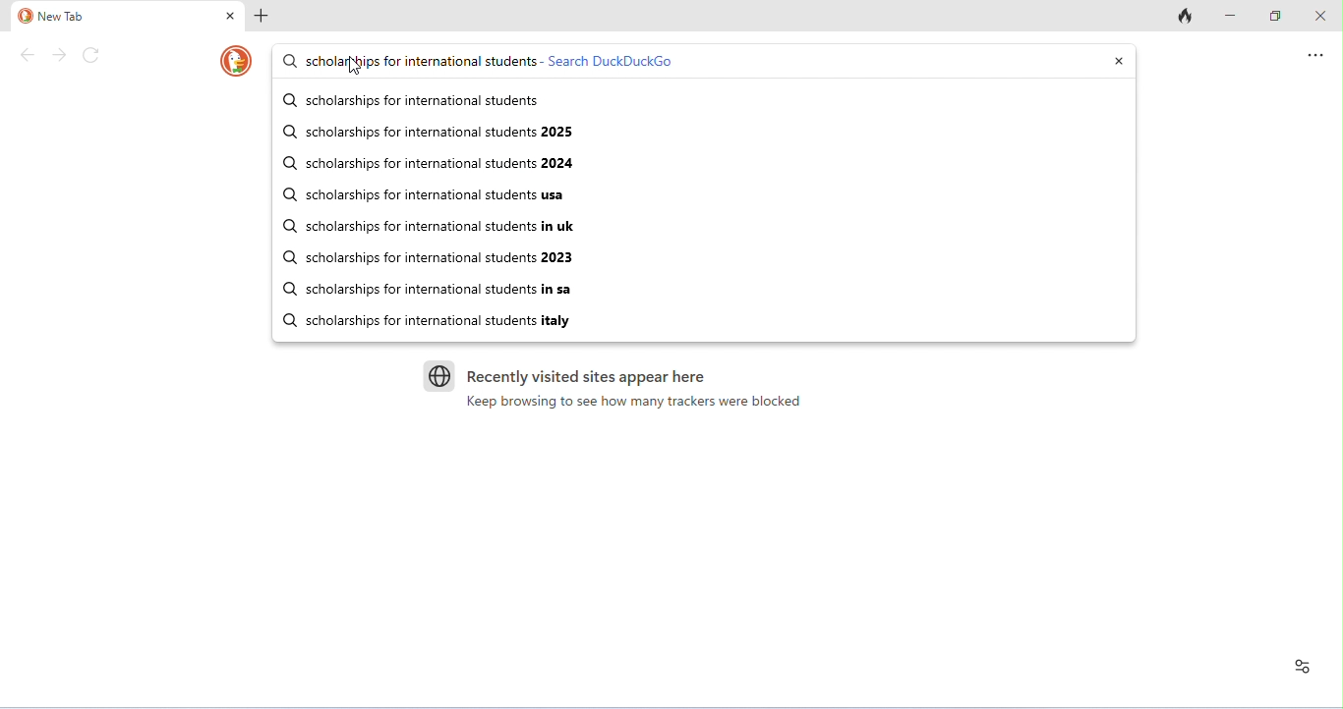  Describe the element at coordinates (1275, 14) in the screenshot. I see `maximize` at that location.